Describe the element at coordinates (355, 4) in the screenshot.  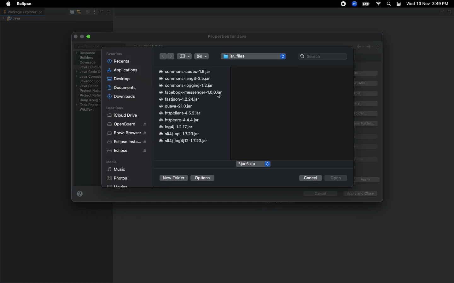
I see `Zoom` at that location.